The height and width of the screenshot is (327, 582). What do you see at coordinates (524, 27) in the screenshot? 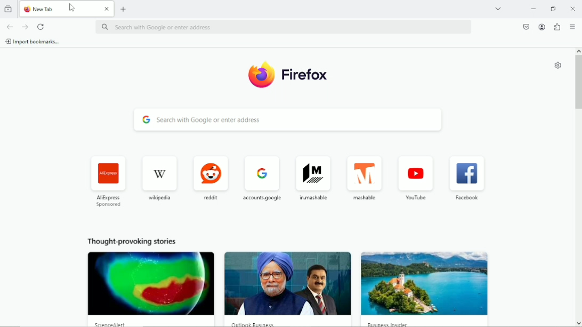
I see `Save to pocket` at bounding box center [524, 27].